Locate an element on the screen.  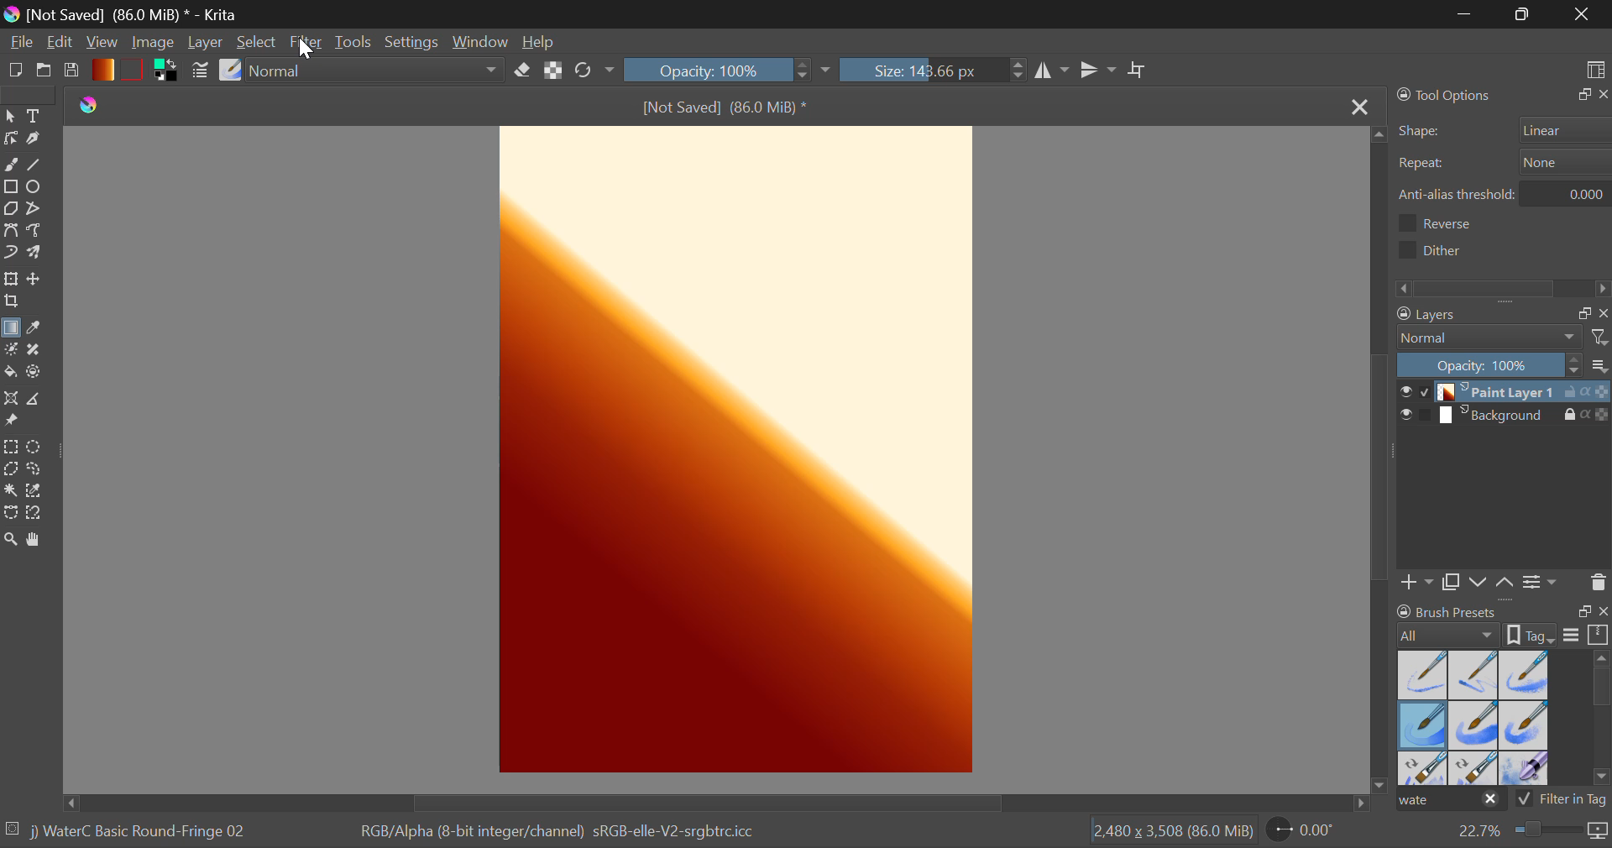
Gradient Fill is located at coordinates (12, 329).